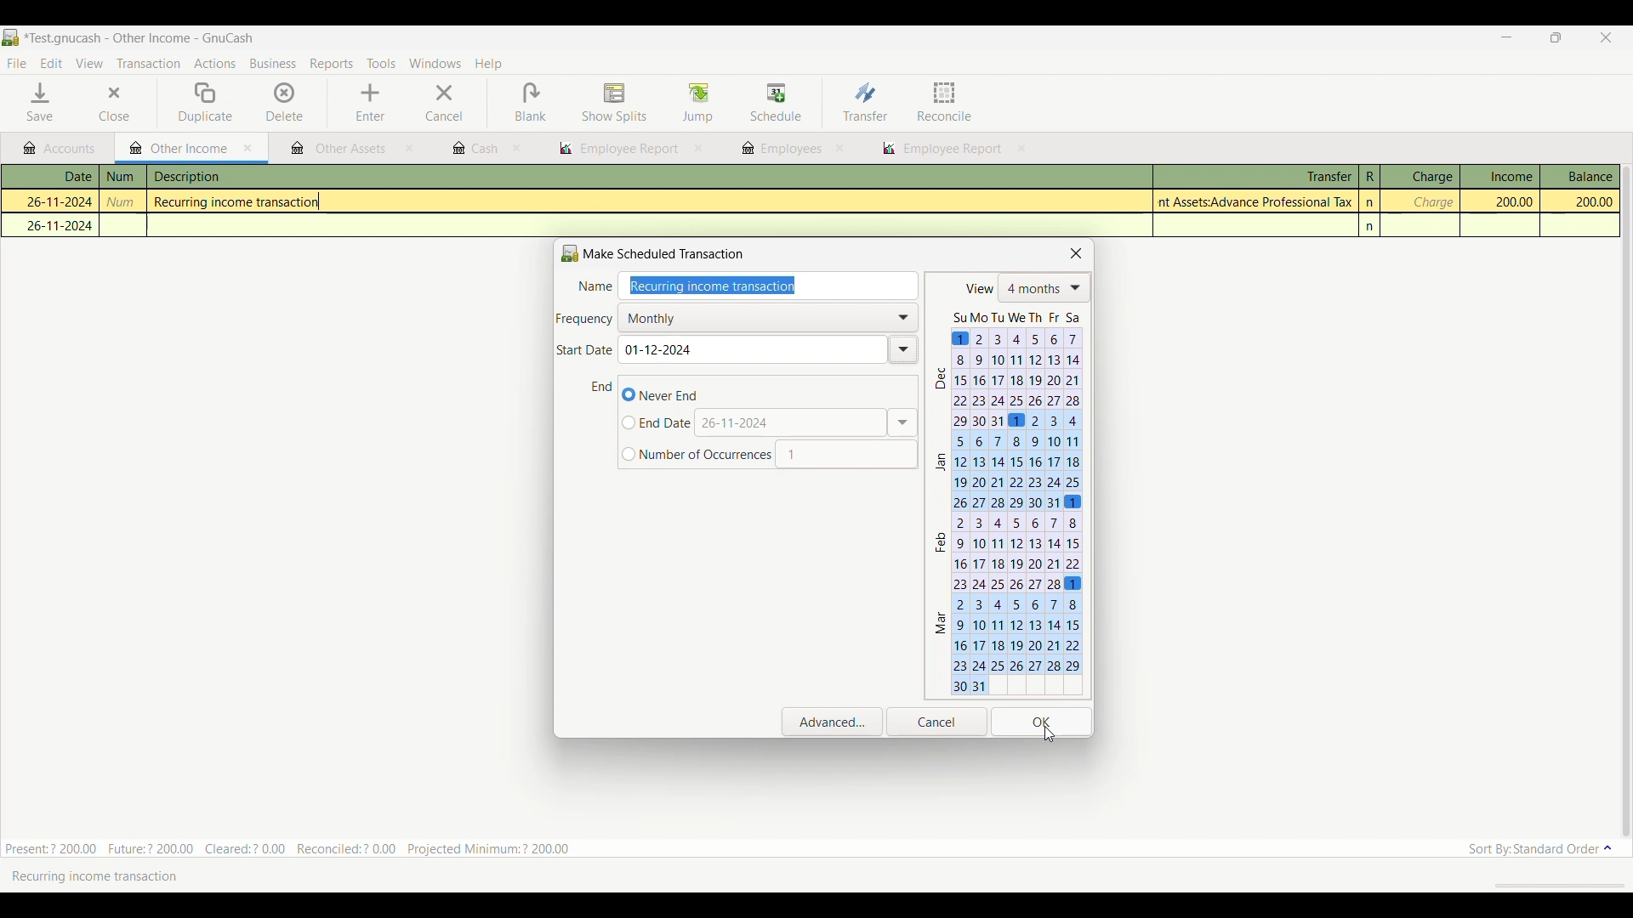  I want to click on View menu, so click(88, 64).